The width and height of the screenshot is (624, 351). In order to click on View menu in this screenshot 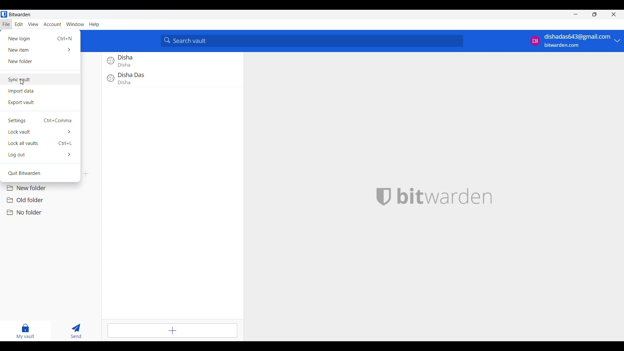, I will do `click(33, 24)`.